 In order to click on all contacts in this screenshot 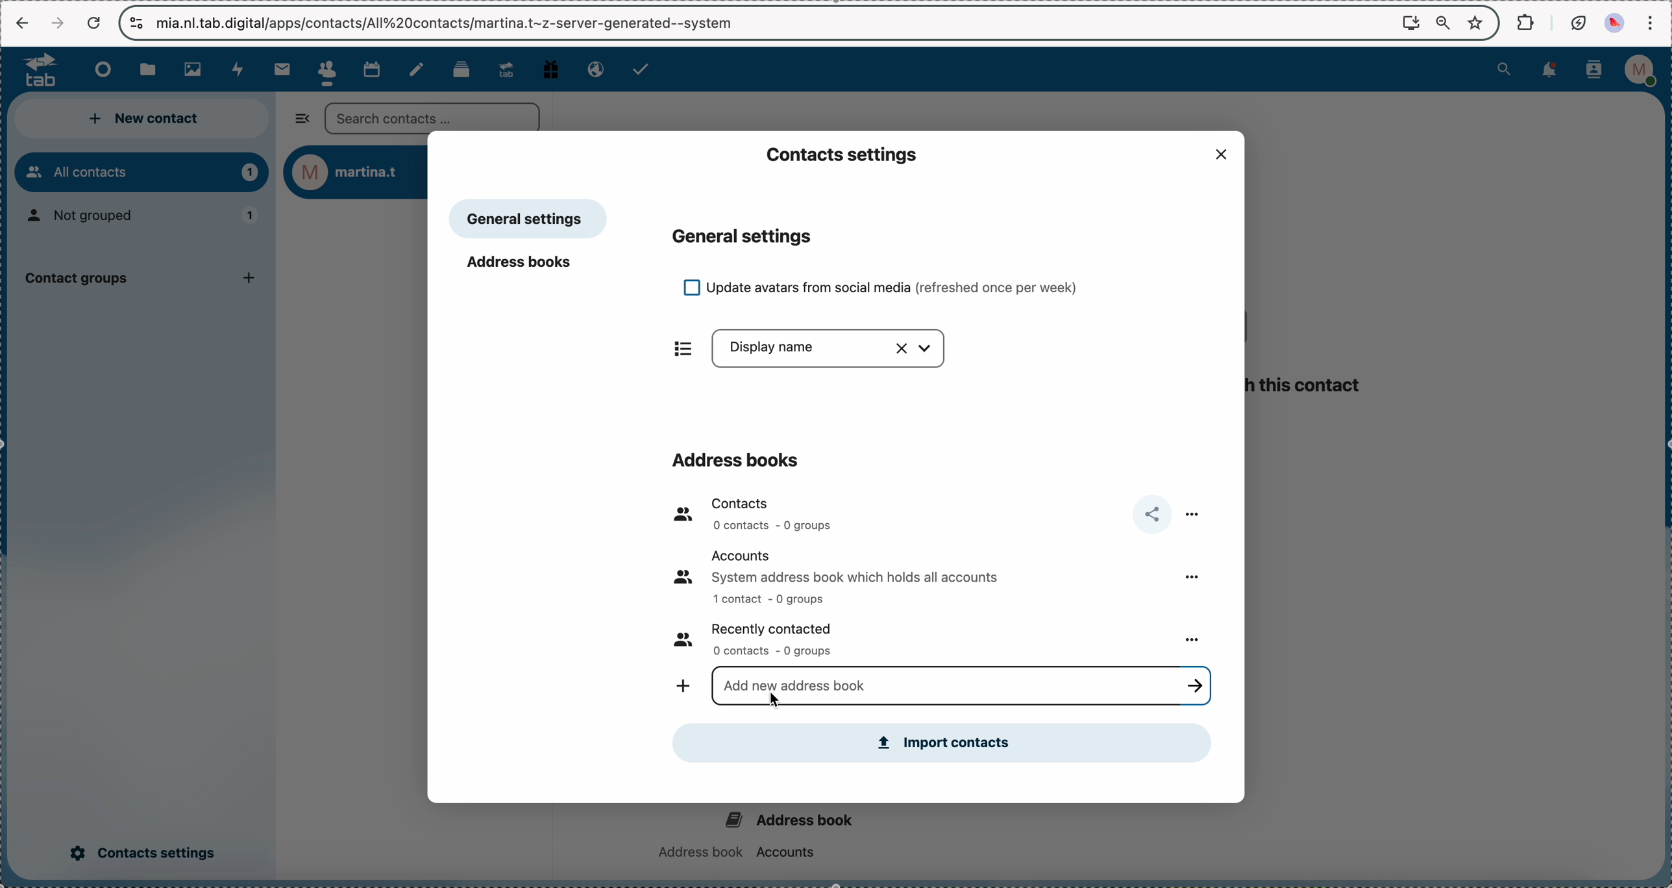, I will do `click(141, 173)`.